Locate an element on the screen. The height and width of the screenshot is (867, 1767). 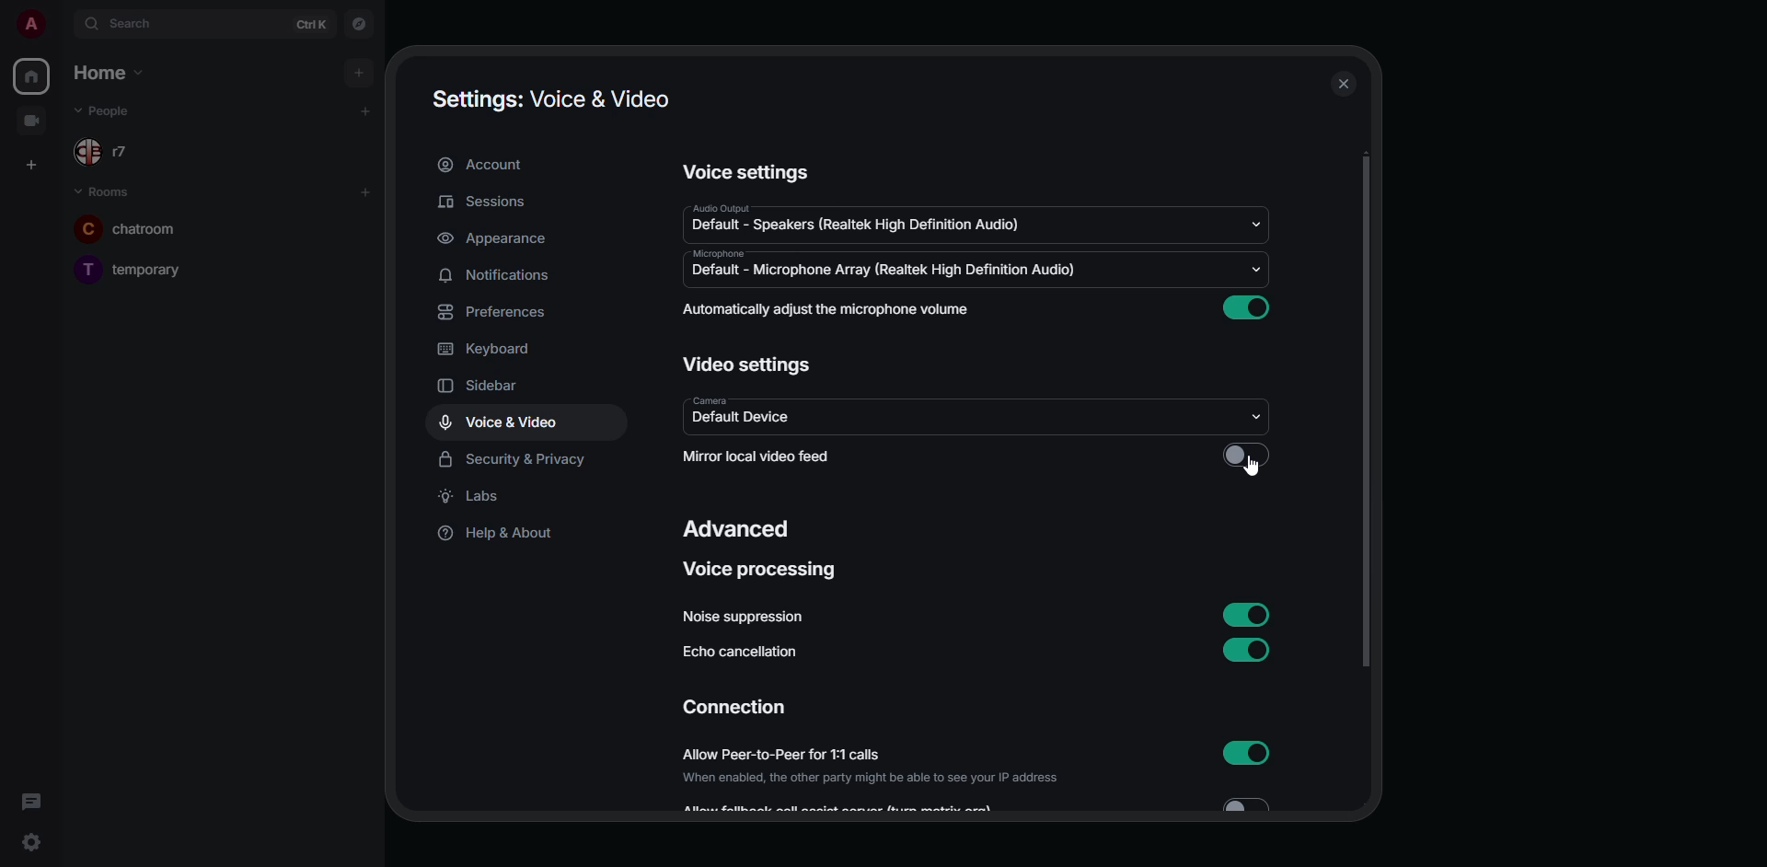
create space is located at coordinates (34, 164).